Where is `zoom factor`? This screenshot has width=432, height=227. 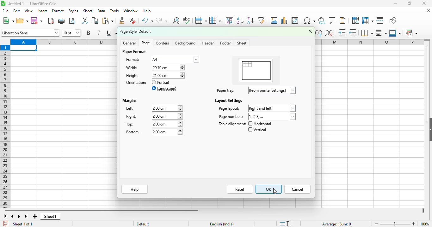
zoom factor is located at coordinates (425, 224).